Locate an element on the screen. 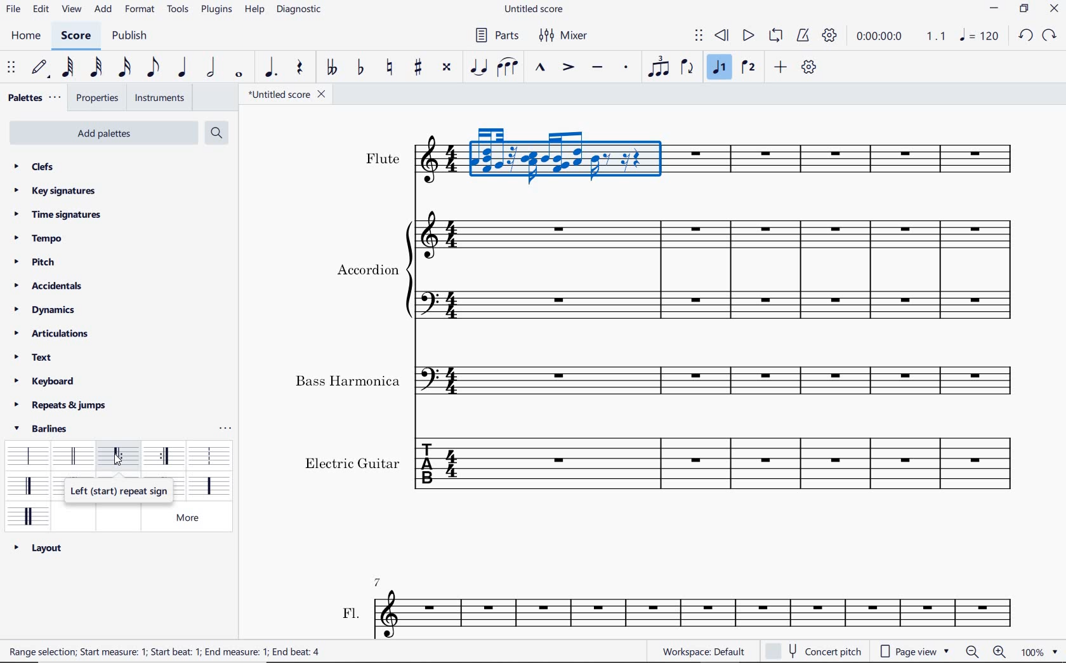 The height and width of the screenshot is (663, 1066). cursor is located at coordinates (119, 459).